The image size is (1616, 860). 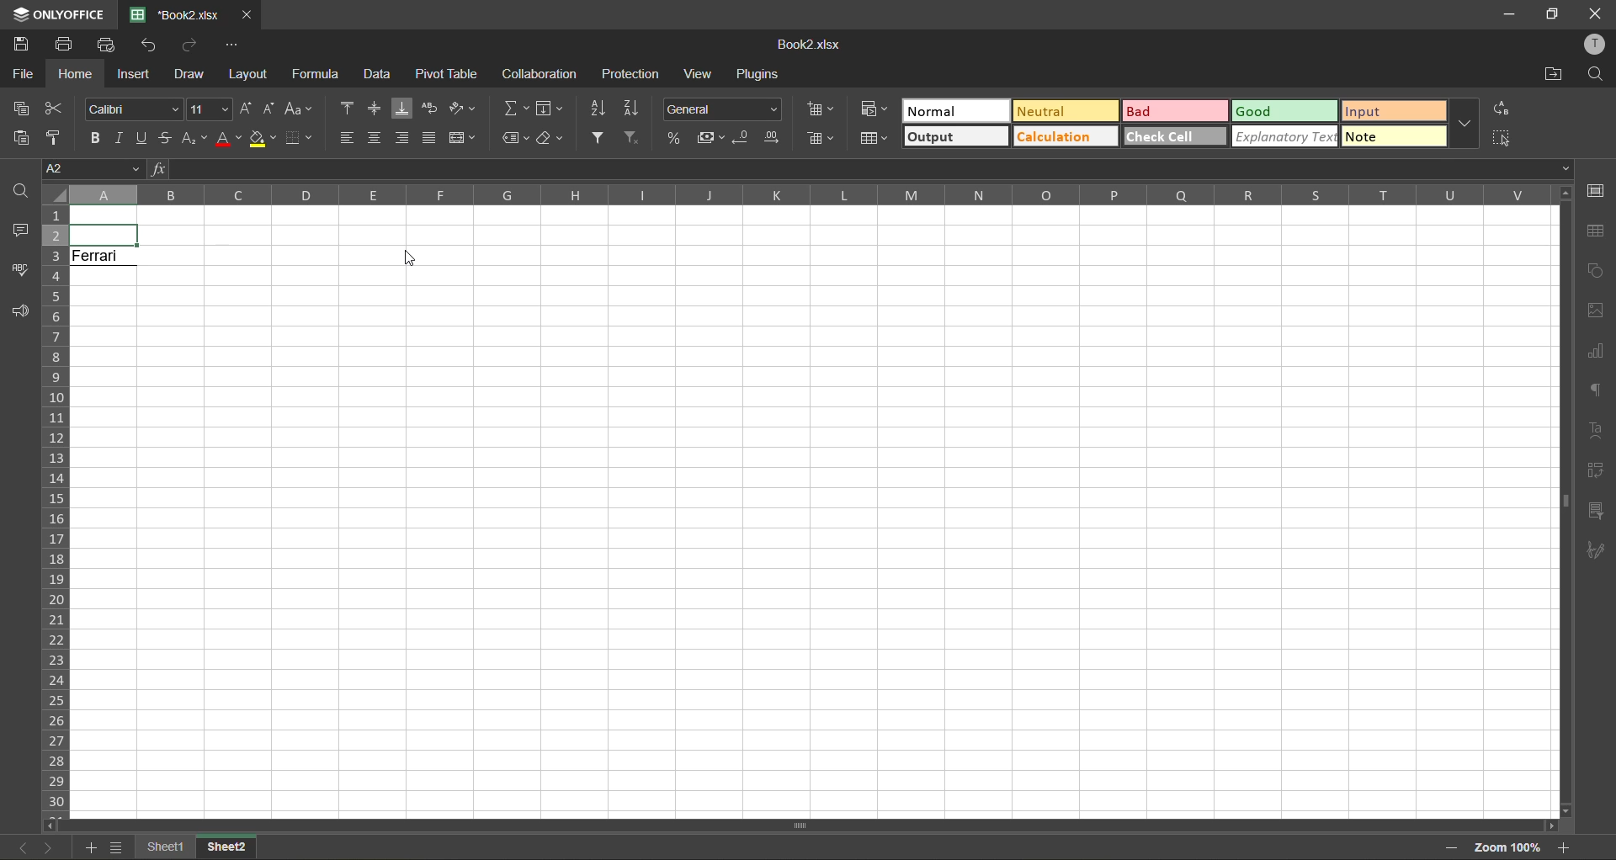 What do you see at coordinates (755, 77) in the screenshot?
I see `plugins` at bounding box center [755, 77].